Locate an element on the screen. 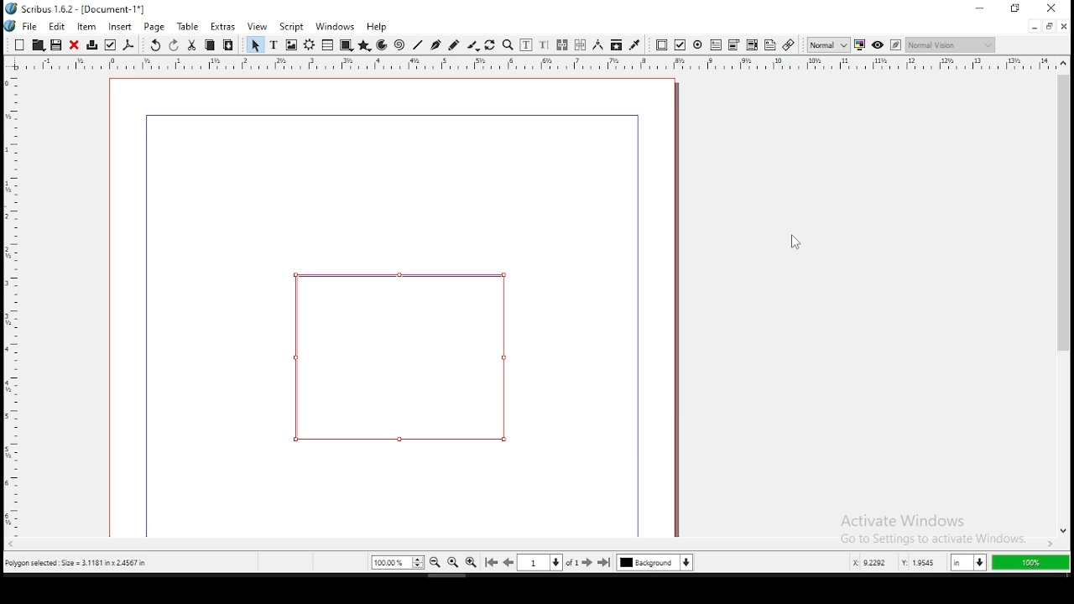 The height and width of the screenshot is (604, 1074). calligraphy line is located at coordinates (473, 45).